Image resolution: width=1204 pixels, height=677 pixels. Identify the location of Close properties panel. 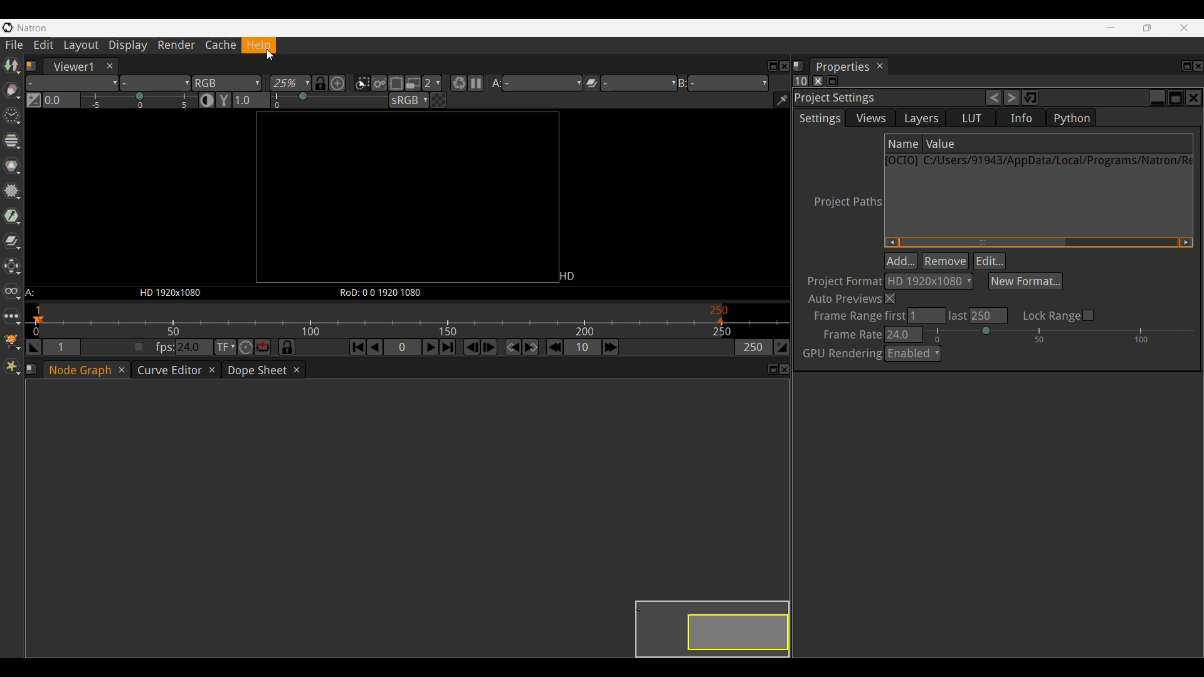
(880, 66).